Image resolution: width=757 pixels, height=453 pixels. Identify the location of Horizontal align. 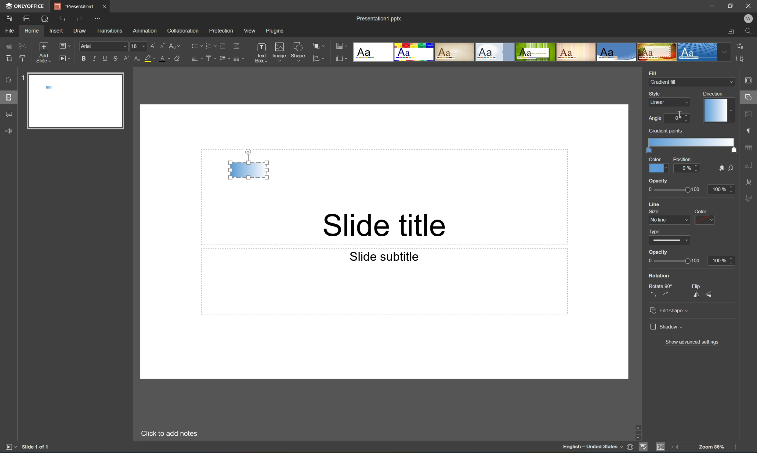
(197, 59).